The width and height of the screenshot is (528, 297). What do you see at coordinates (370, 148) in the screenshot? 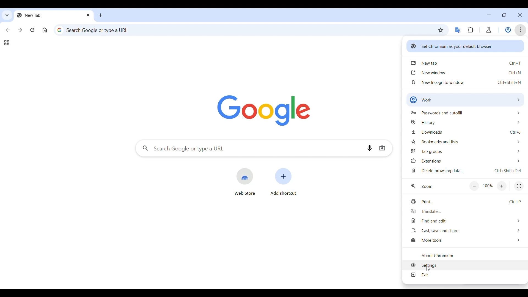
I see `Search by voice` at bounding box center [370, 148].